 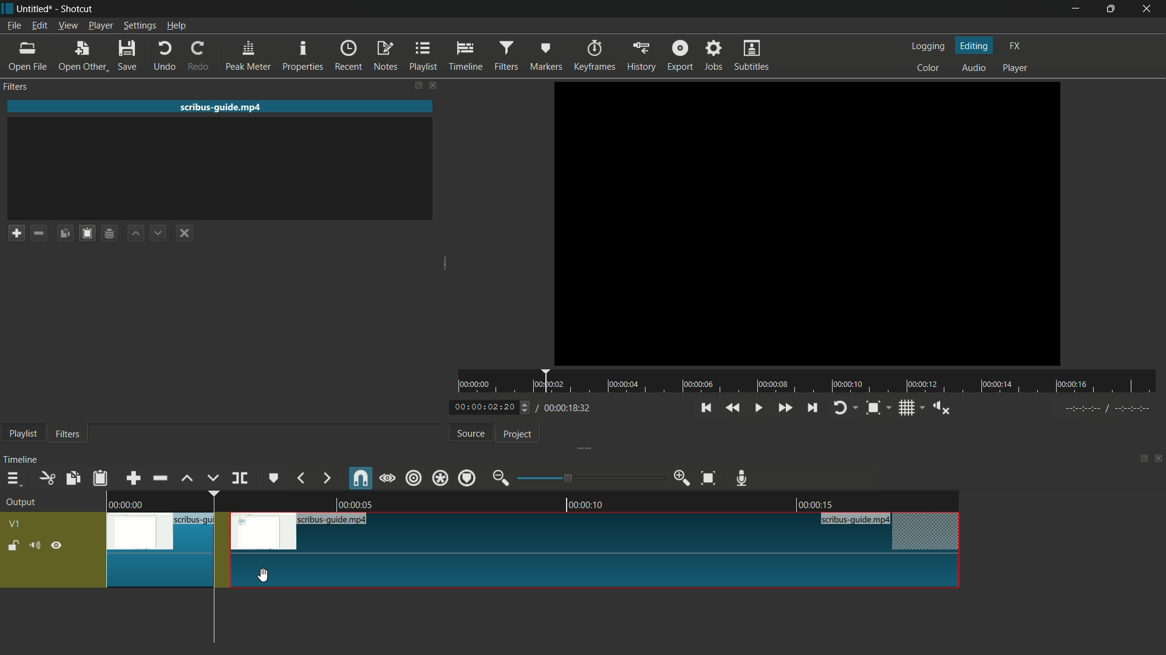 I want to click on change layout, so click(x=415, y=84).